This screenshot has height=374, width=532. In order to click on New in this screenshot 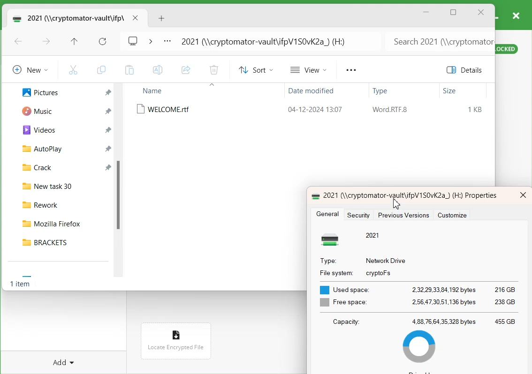, I will do `click(29, 69)`.